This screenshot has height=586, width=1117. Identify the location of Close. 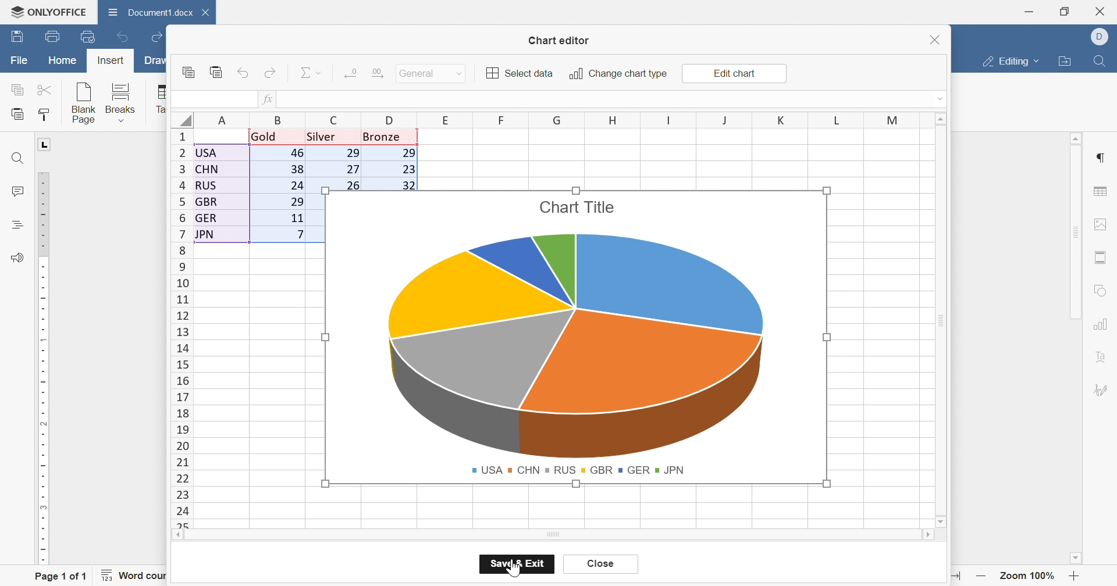
(602, 566).